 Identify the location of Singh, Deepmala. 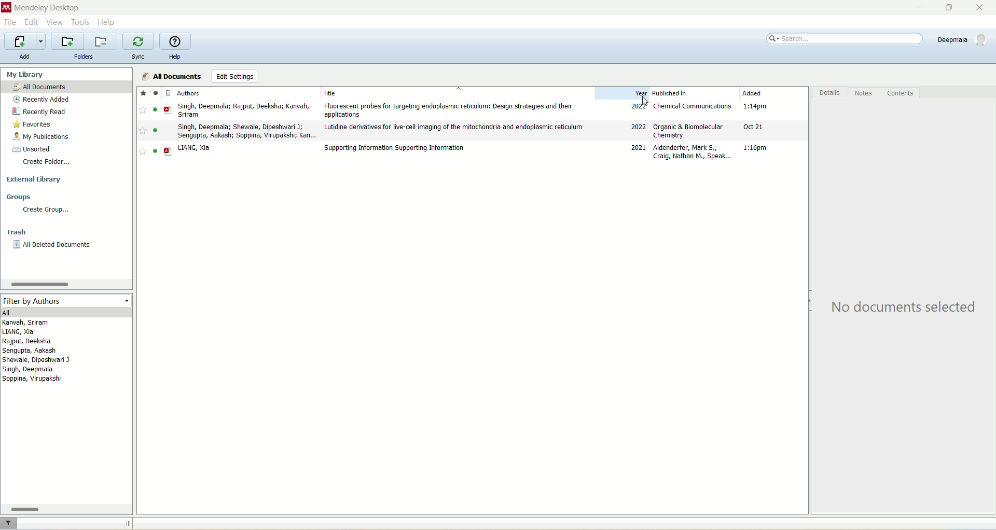
(30, 368).